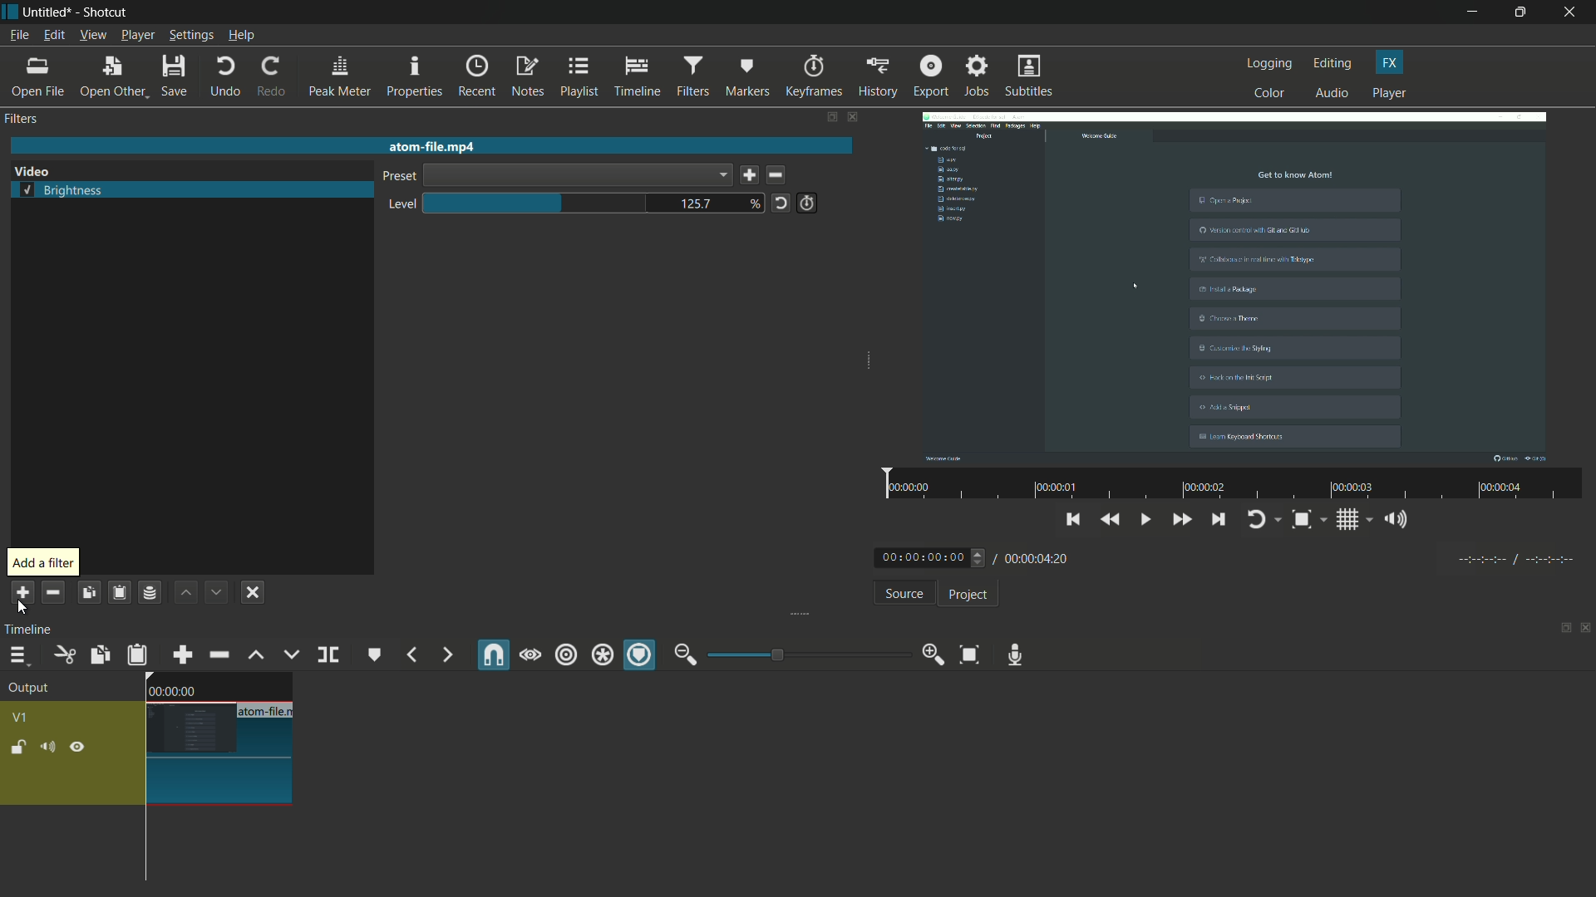 Image resolution: width=1596 pixels, height=897 pixels. Describe the element at coordinates (176, 77) in the screenshot. I see `save` at that location.